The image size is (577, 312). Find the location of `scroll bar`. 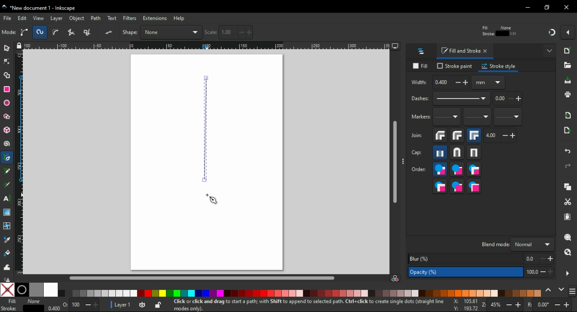

scroll bar is located at coordinates (204, 277).